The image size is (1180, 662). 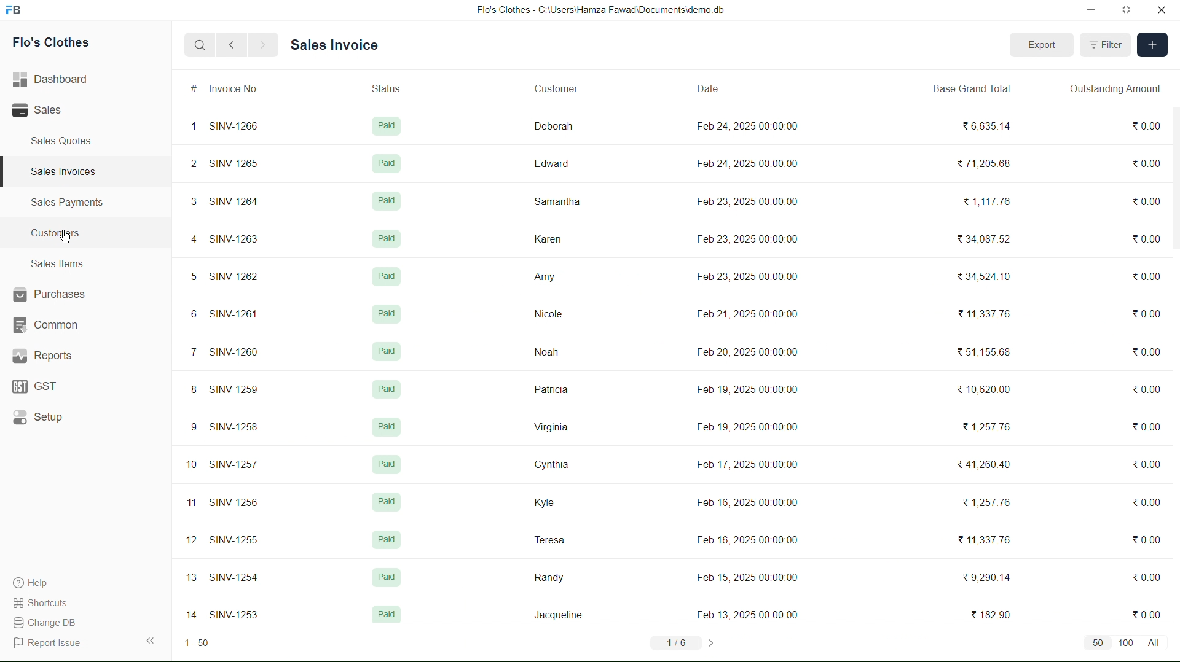 What do you see at coordinates (1147, 199) in the screenshot?
I see `0.00` at bounding box center [1147, 199].